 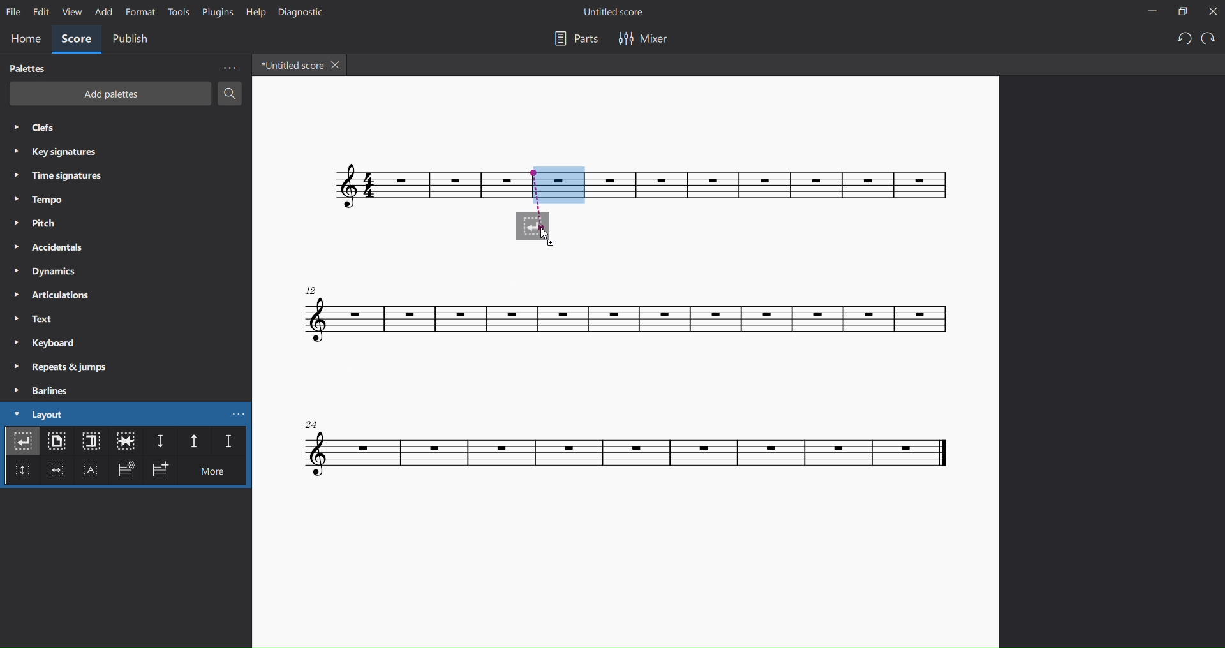 I want to click on text, so click(x=33, y=320).